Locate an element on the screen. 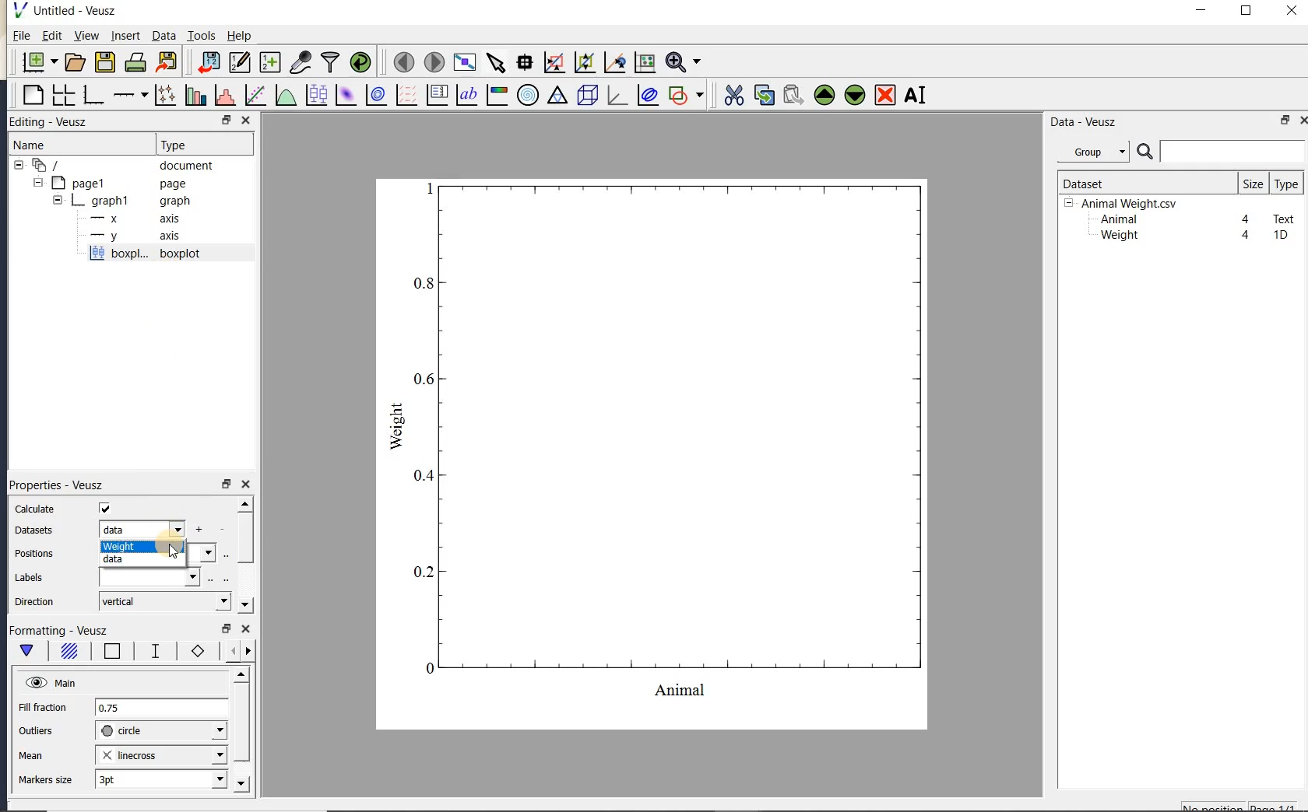 The width and height of the screenshot is (1308, 812). input field is located at coordinates (151, 578).